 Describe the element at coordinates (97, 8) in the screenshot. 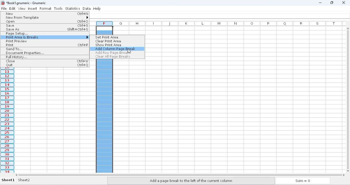

I see `help` at that location.